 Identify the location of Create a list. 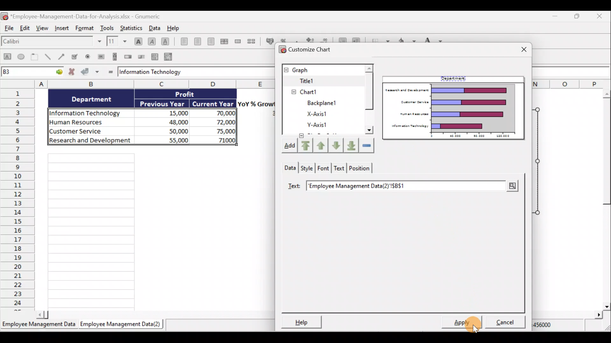
(155, 55).